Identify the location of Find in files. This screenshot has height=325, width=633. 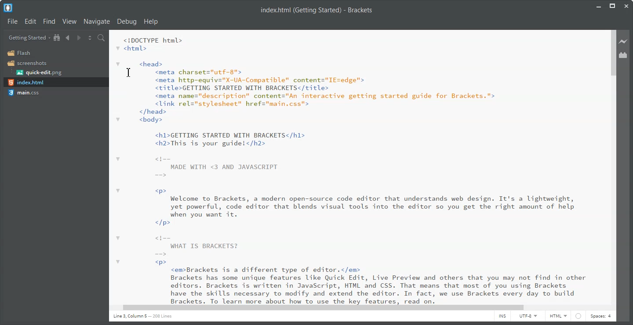
(101, 38).